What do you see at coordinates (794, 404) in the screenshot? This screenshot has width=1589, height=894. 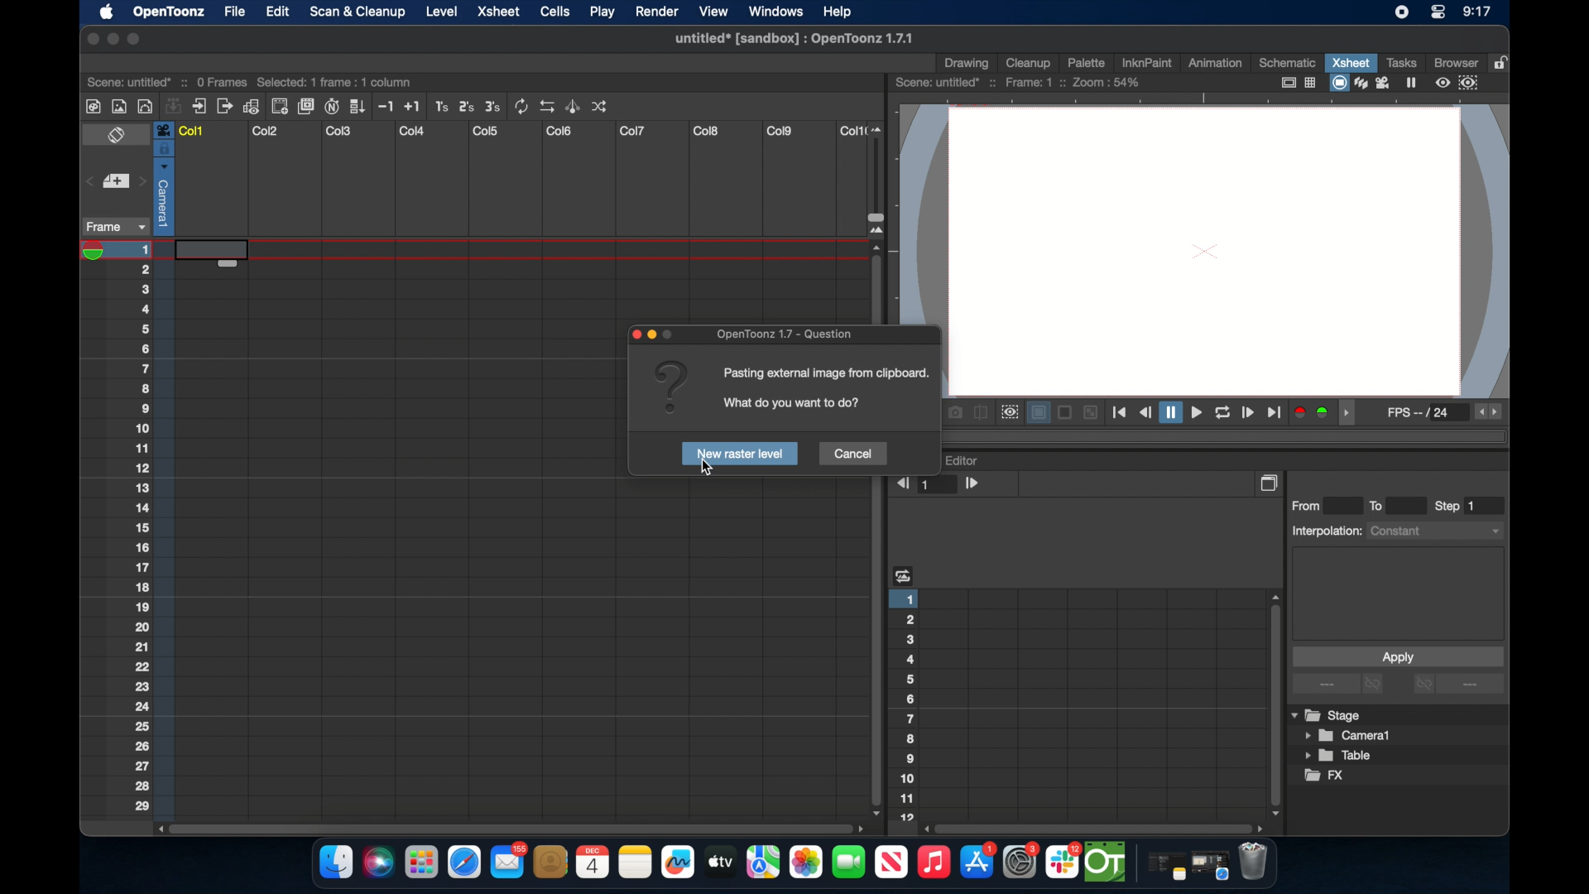 I see `info` at bounding box center [794, 404].